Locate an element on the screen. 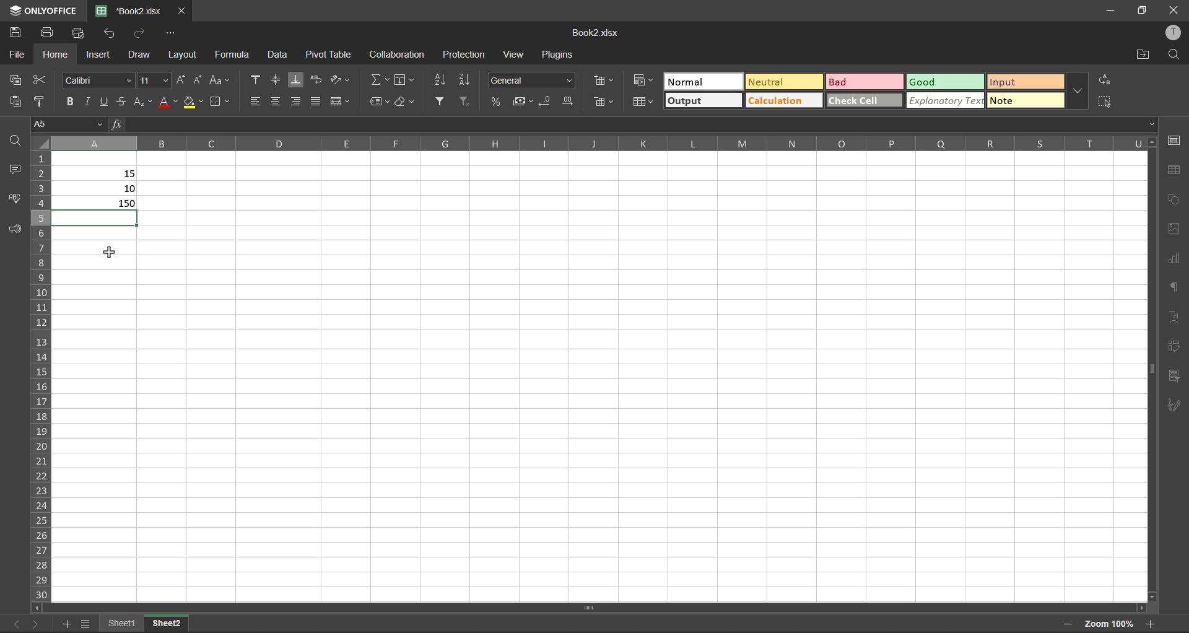  add sheet is located at coordinates (64, 623).